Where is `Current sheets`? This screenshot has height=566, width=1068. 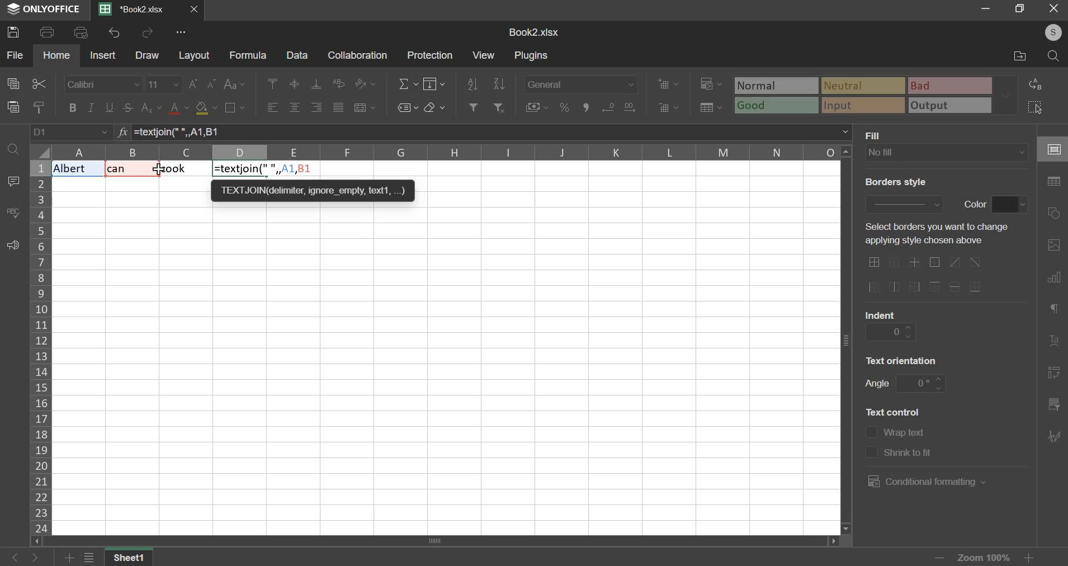 Current sheets is located at coordinates (137, 10).